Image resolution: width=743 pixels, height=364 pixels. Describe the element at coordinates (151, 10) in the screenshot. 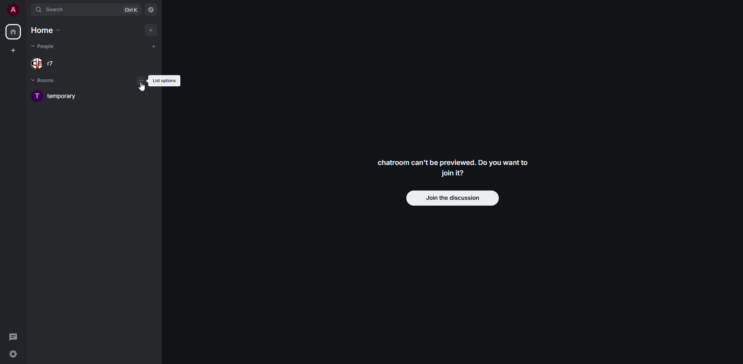

I see `navigator` at that location.